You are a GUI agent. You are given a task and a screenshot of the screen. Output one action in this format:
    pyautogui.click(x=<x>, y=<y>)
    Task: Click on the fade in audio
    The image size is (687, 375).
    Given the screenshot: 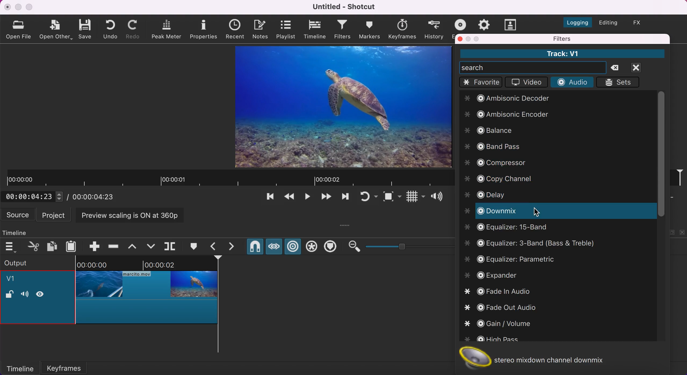 What is the action you would take?
    pyautogui.click(x=499, y=291)
    